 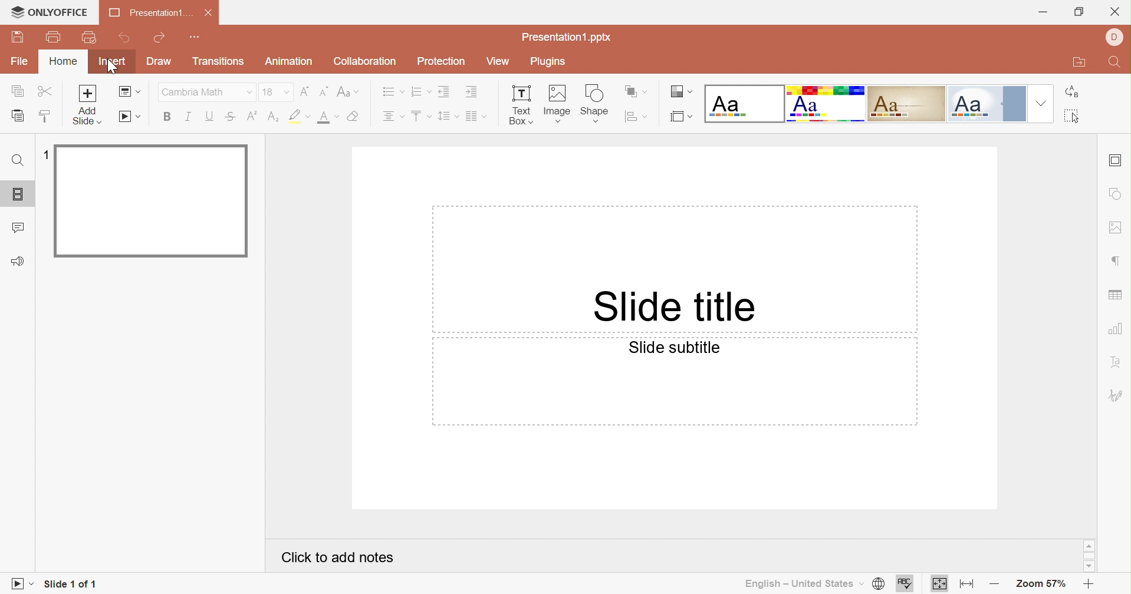 I want to click on Print, so click(x=55, y=39).